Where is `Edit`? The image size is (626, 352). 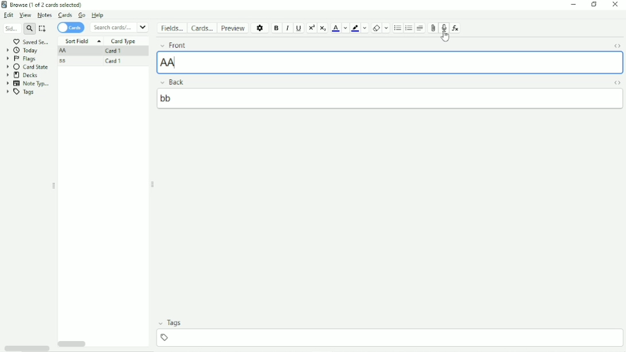
Edit is located at coordinates (9, 15).